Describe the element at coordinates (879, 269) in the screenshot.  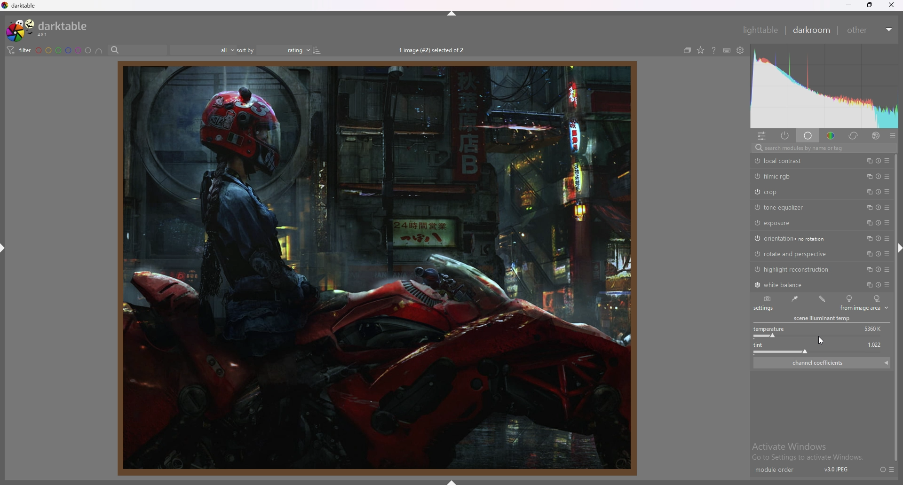
I see `reset` at that location.